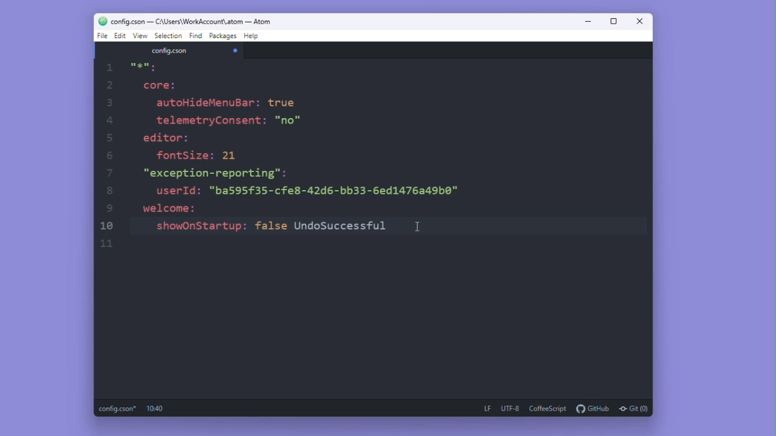  Describe the element at coordinates (192, 21) in the screenshot. I see `configcson - C :\users\workaccount\atom-atom` at that location.